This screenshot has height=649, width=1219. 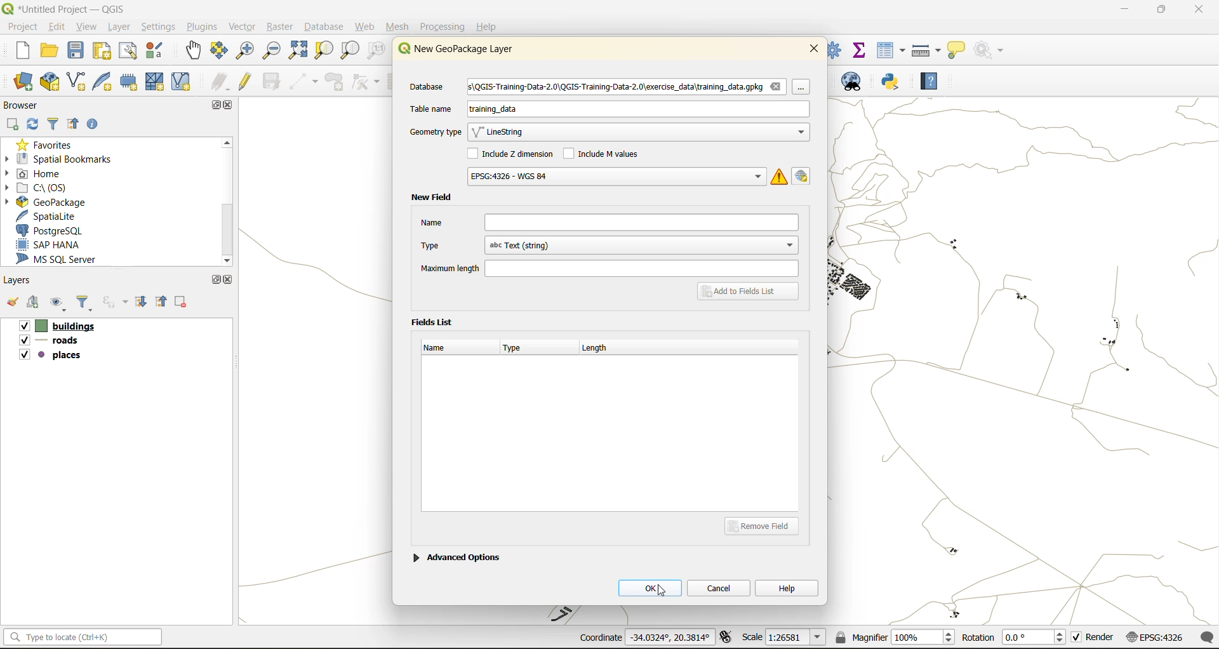 I want to click on Geometry Tye, so click(x=434, y=132).